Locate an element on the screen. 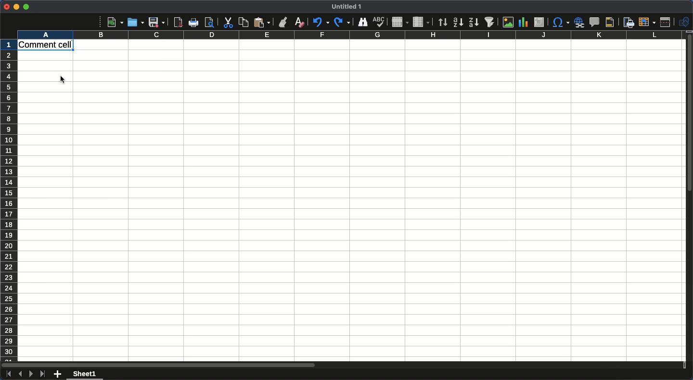  Autofilter is located at coordinates (491, 21).